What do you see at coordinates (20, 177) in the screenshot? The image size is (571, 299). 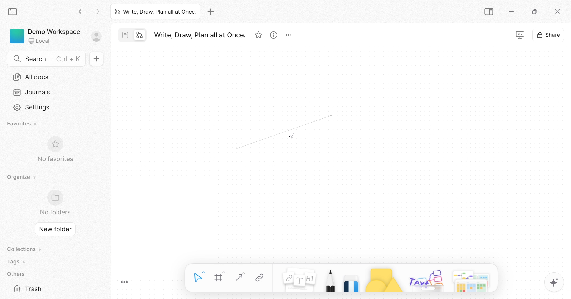 I see `Organize` at bounding box center [20, 177].